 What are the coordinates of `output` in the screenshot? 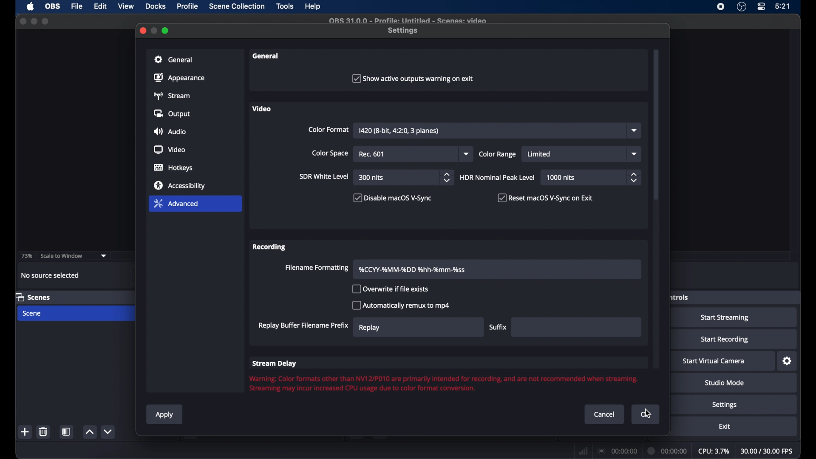 It's located at (171, 114).